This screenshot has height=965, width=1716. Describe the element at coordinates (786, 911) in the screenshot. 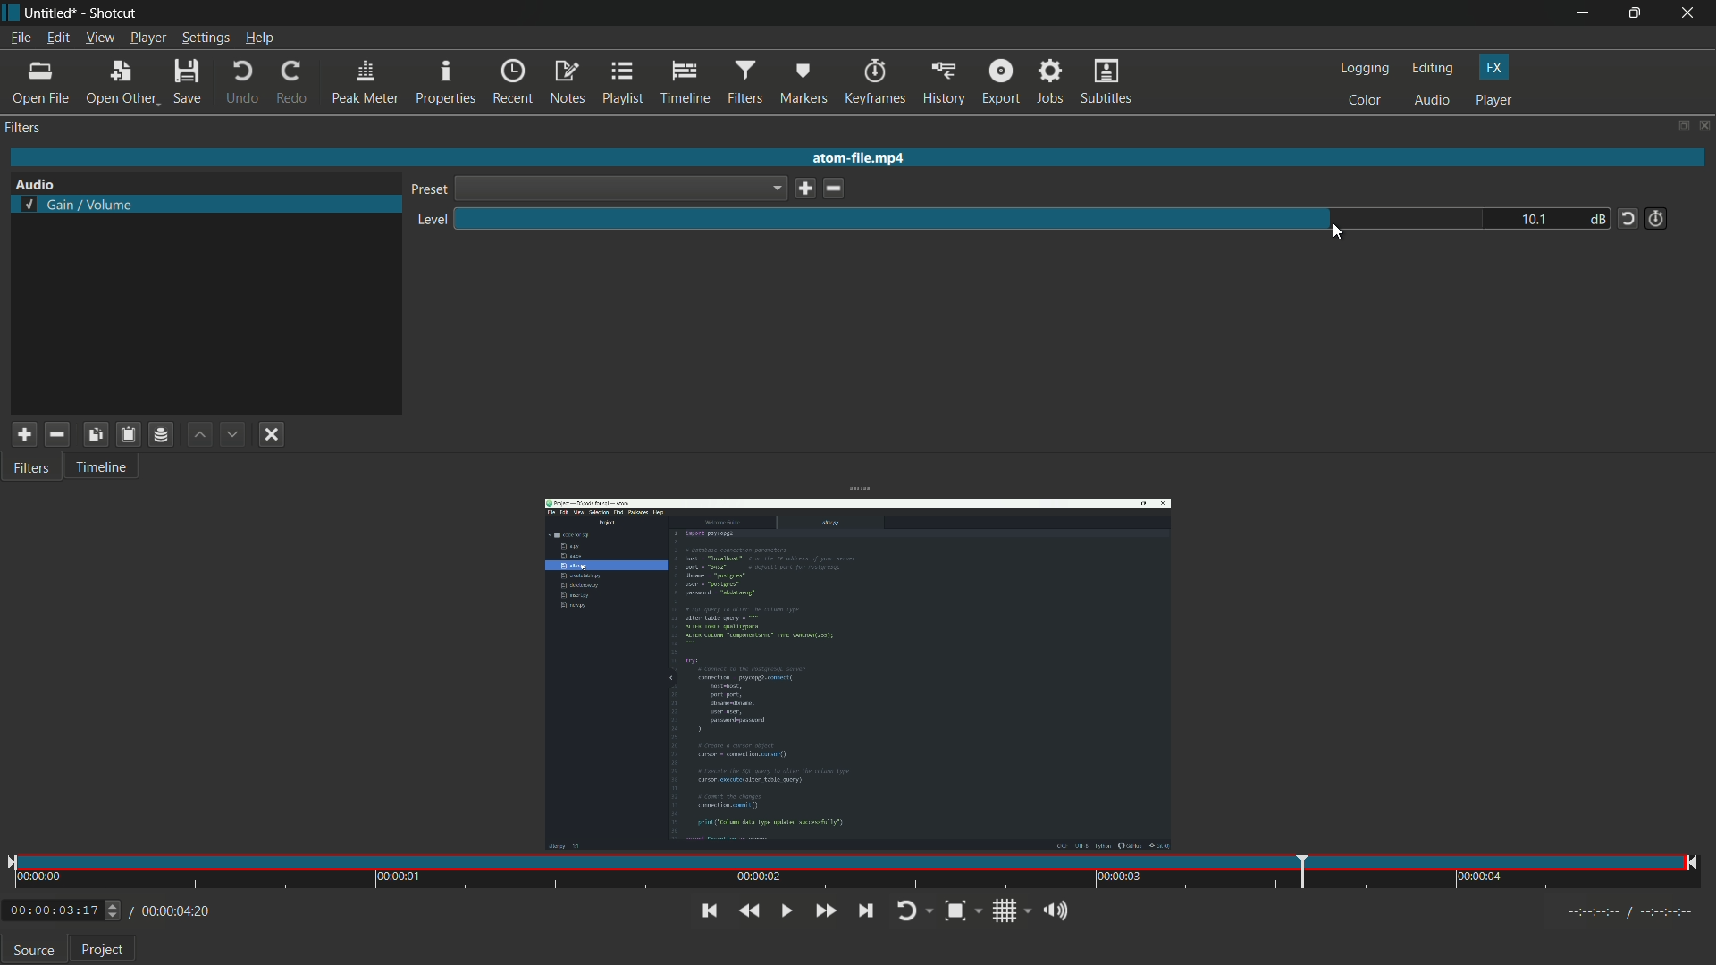

I see `toggle play or pause` at that location.